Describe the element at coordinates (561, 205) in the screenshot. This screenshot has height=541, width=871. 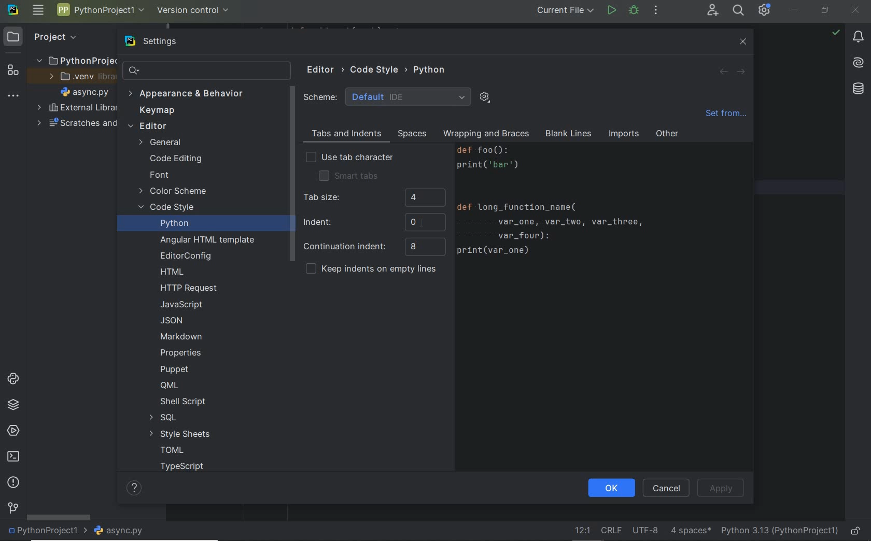
I see `Code to Print var_one` at that location.